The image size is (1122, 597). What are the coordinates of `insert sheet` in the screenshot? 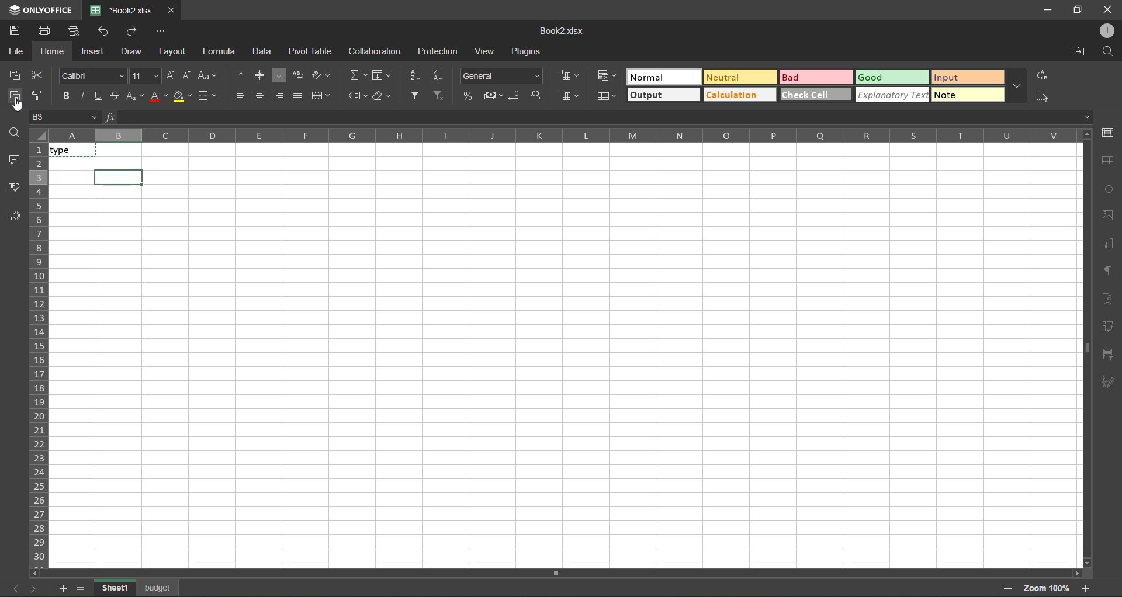 It's located at (61, 588).